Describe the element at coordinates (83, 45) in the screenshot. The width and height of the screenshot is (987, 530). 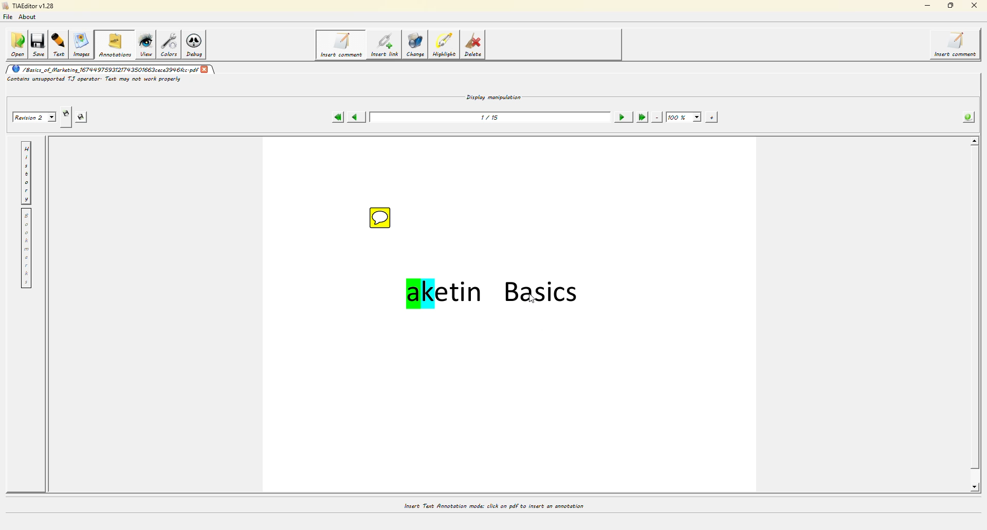
I see `images` at that location.